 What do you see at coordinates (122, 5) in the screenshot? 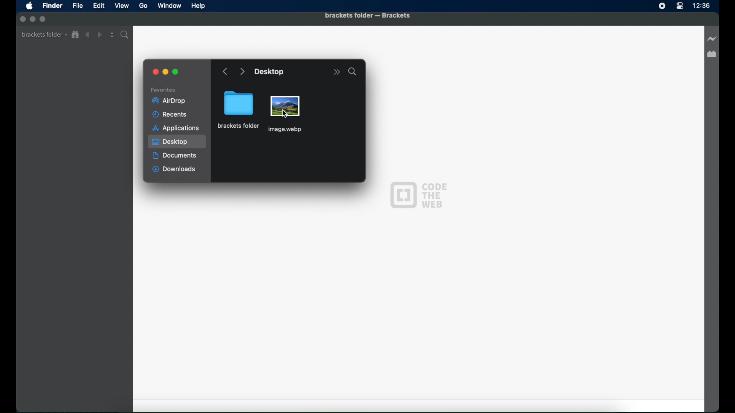
I see `View` at bounding box center [122, 5].